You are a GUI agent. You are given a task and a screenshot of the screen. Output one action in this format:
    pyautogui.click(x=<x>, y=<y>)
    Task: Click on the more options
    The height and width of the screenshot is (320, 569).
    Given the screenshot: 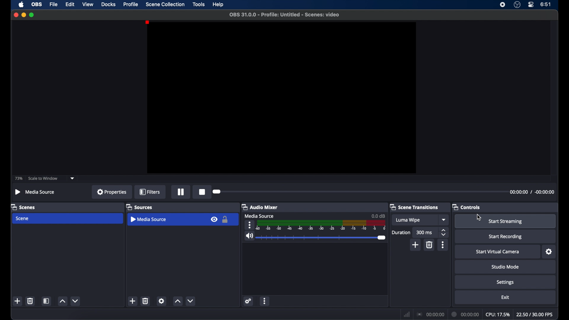 What is the action you would take?
    pyautogui.click(x=265, y=301)
    